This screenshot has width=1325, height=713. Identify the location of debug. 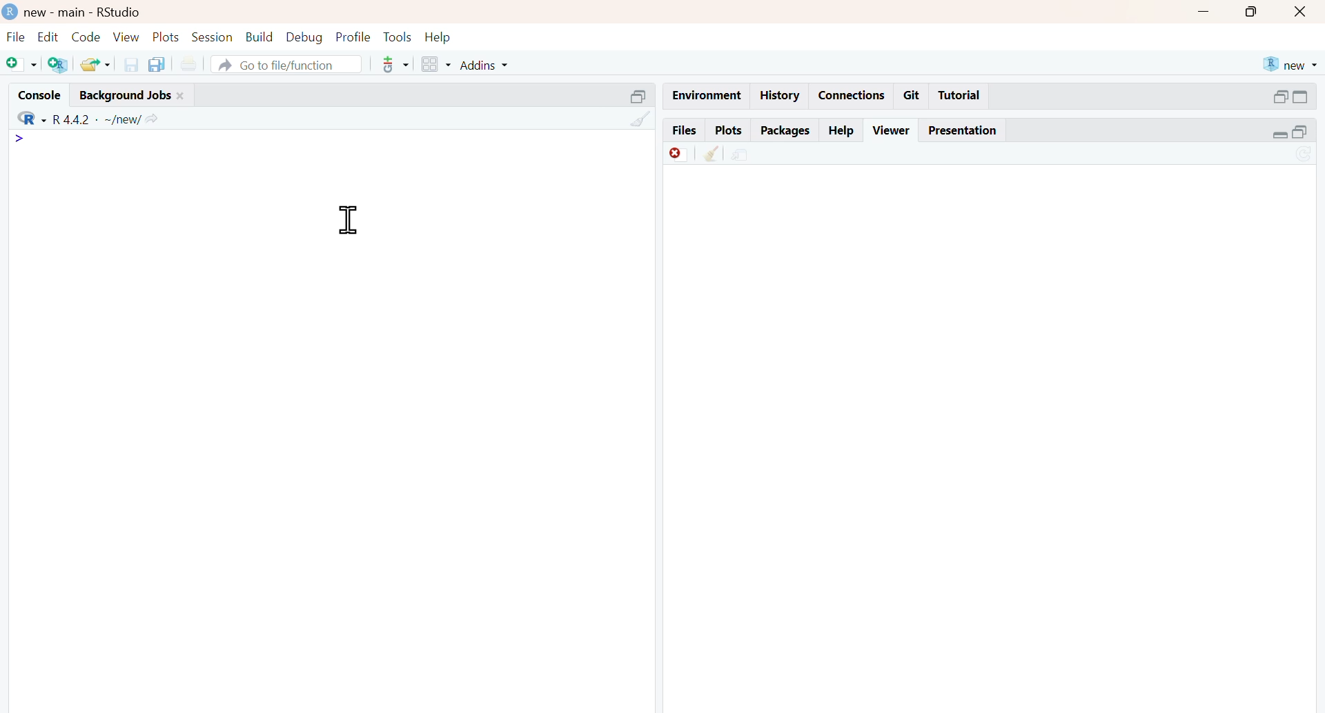
(305, 38).